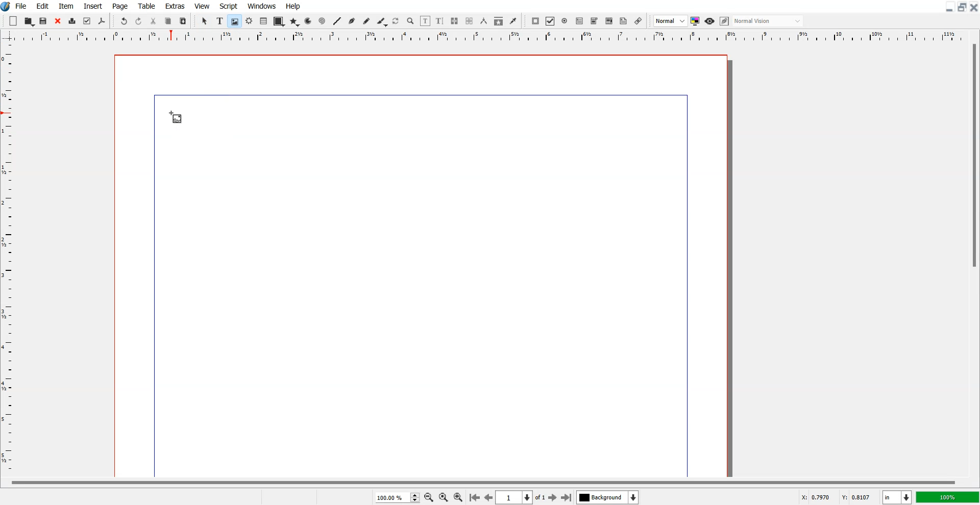 This screenshot has height=505, width=980. What do you see at coordinates (6, 7) in the screenshot?
I see `Logo` at bounding box center [6, 7].